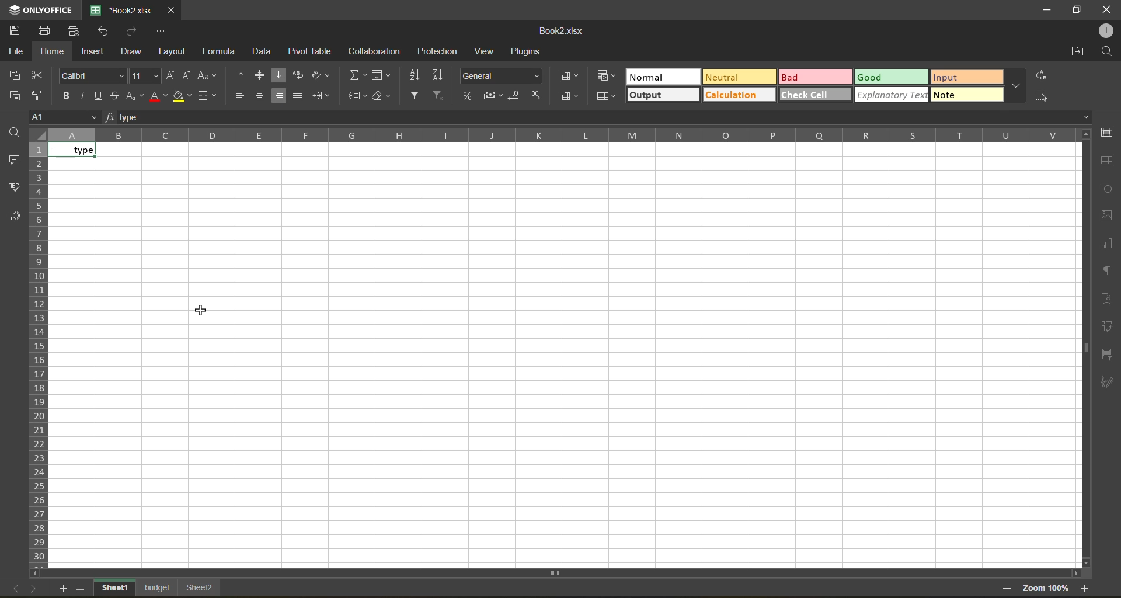 Image resolution: width=1121 pixels, height=598 pixels. I want to click on font color, so click(158, 95).